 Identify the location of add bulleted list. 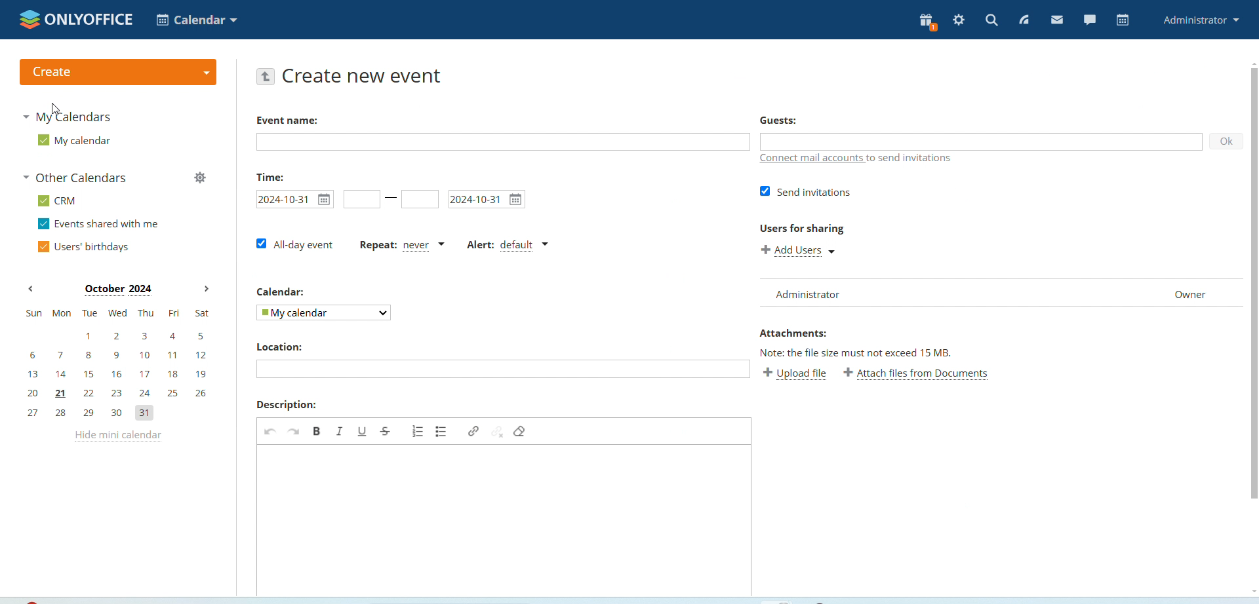
(441, 432).